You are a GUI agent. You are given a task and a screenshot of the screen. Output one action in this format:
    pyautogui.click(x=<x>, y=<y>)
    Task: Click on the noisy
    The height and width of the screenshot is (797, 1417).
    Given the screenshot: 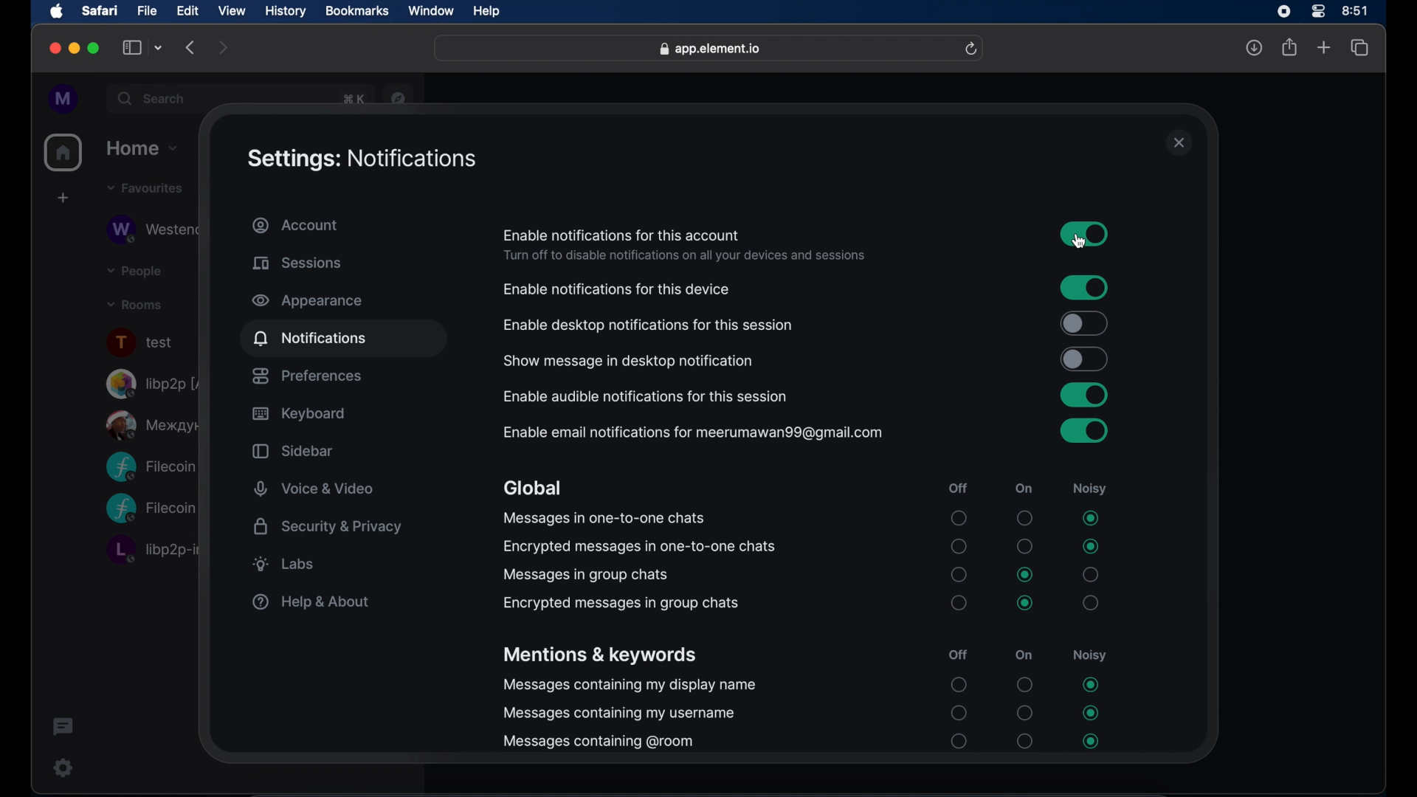 What is the action you would take?
    pyautogui.click(x=1089, y=655)
    